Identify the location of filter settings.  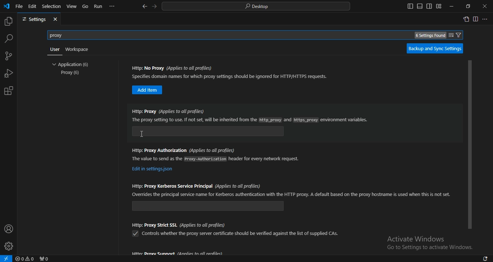
(460, 35).